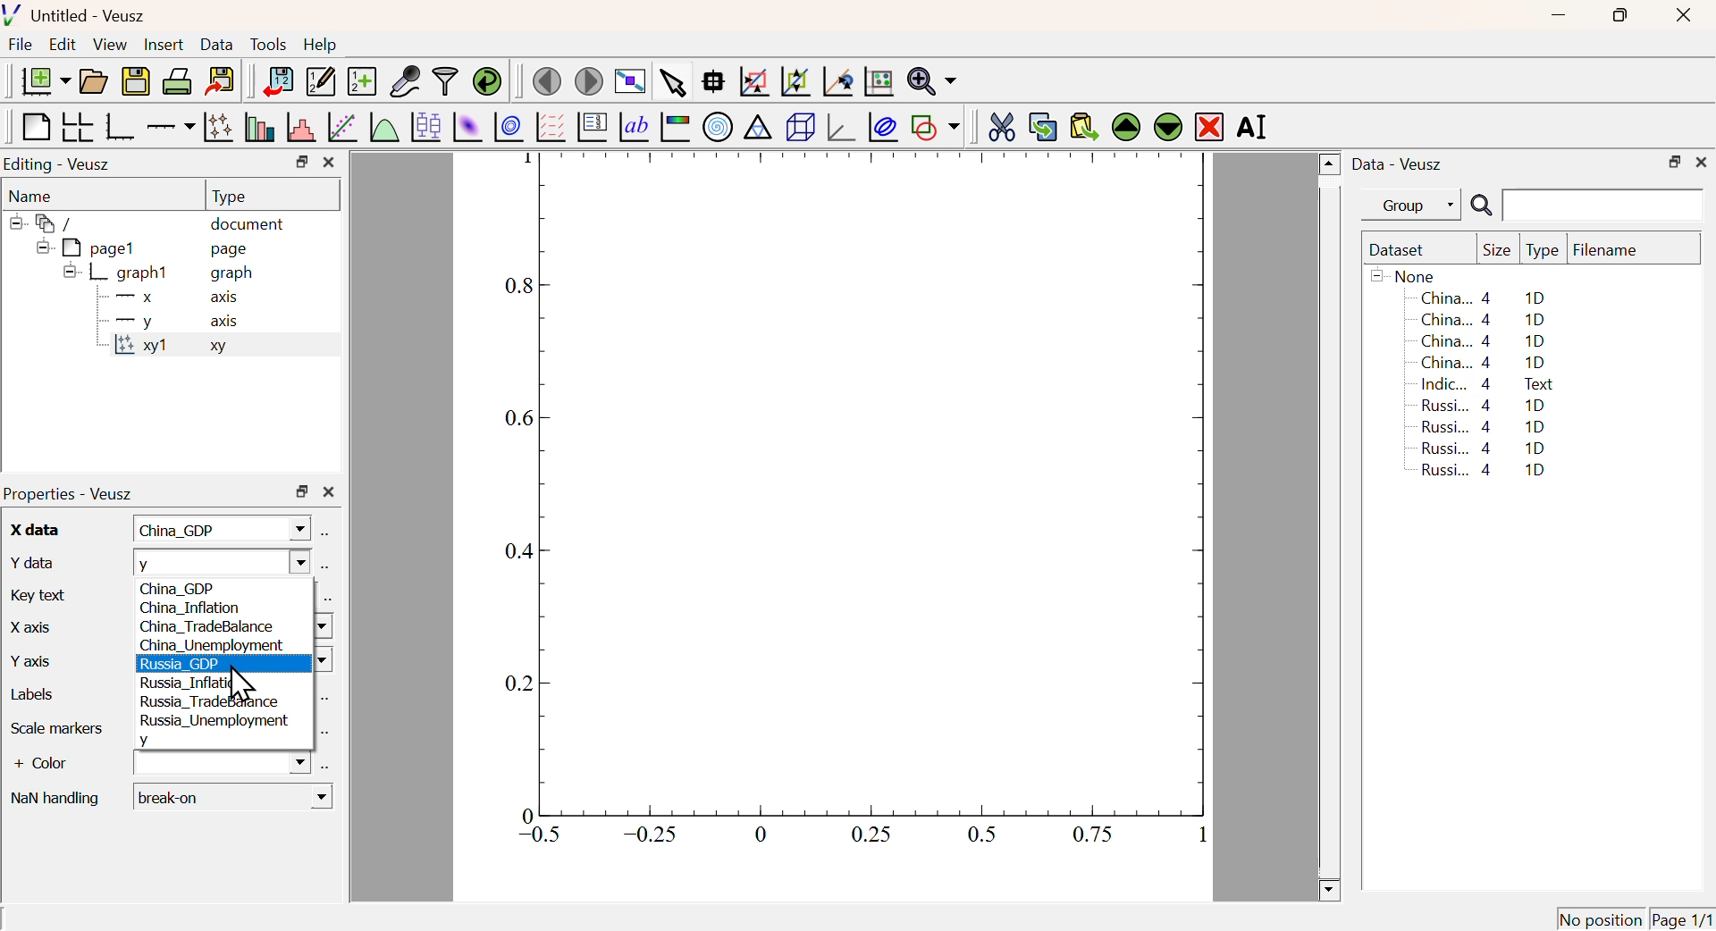  I want to click on Page 1/1, so click(1680, 918).